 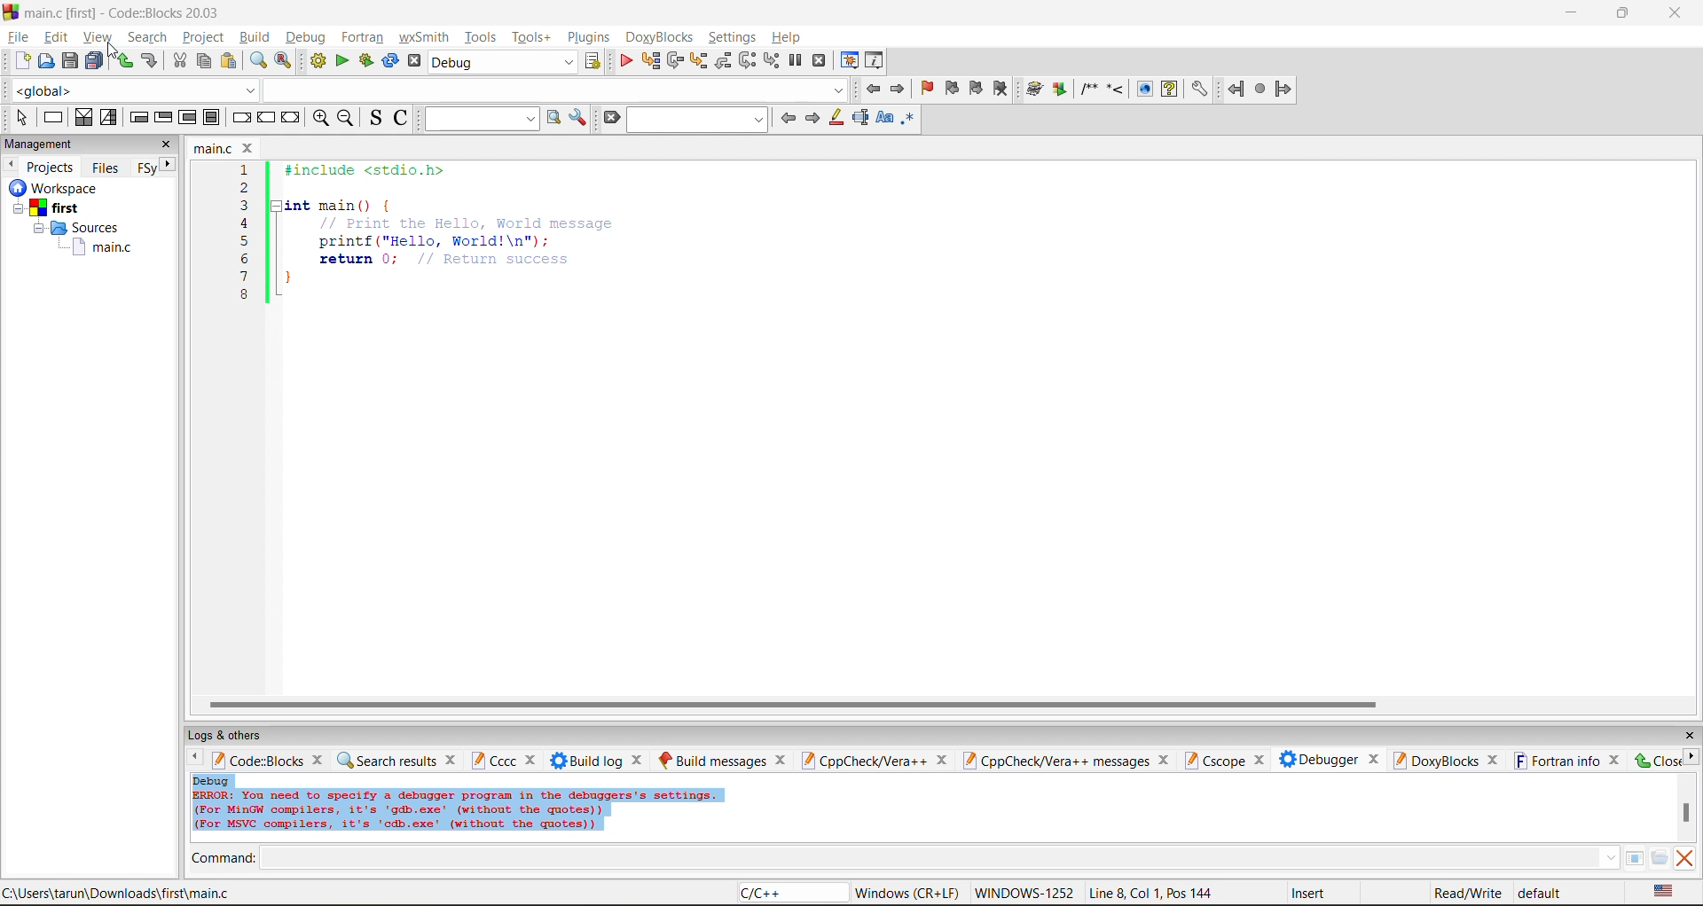 I want to click on code completion compiler, so click(x=425, y=90).